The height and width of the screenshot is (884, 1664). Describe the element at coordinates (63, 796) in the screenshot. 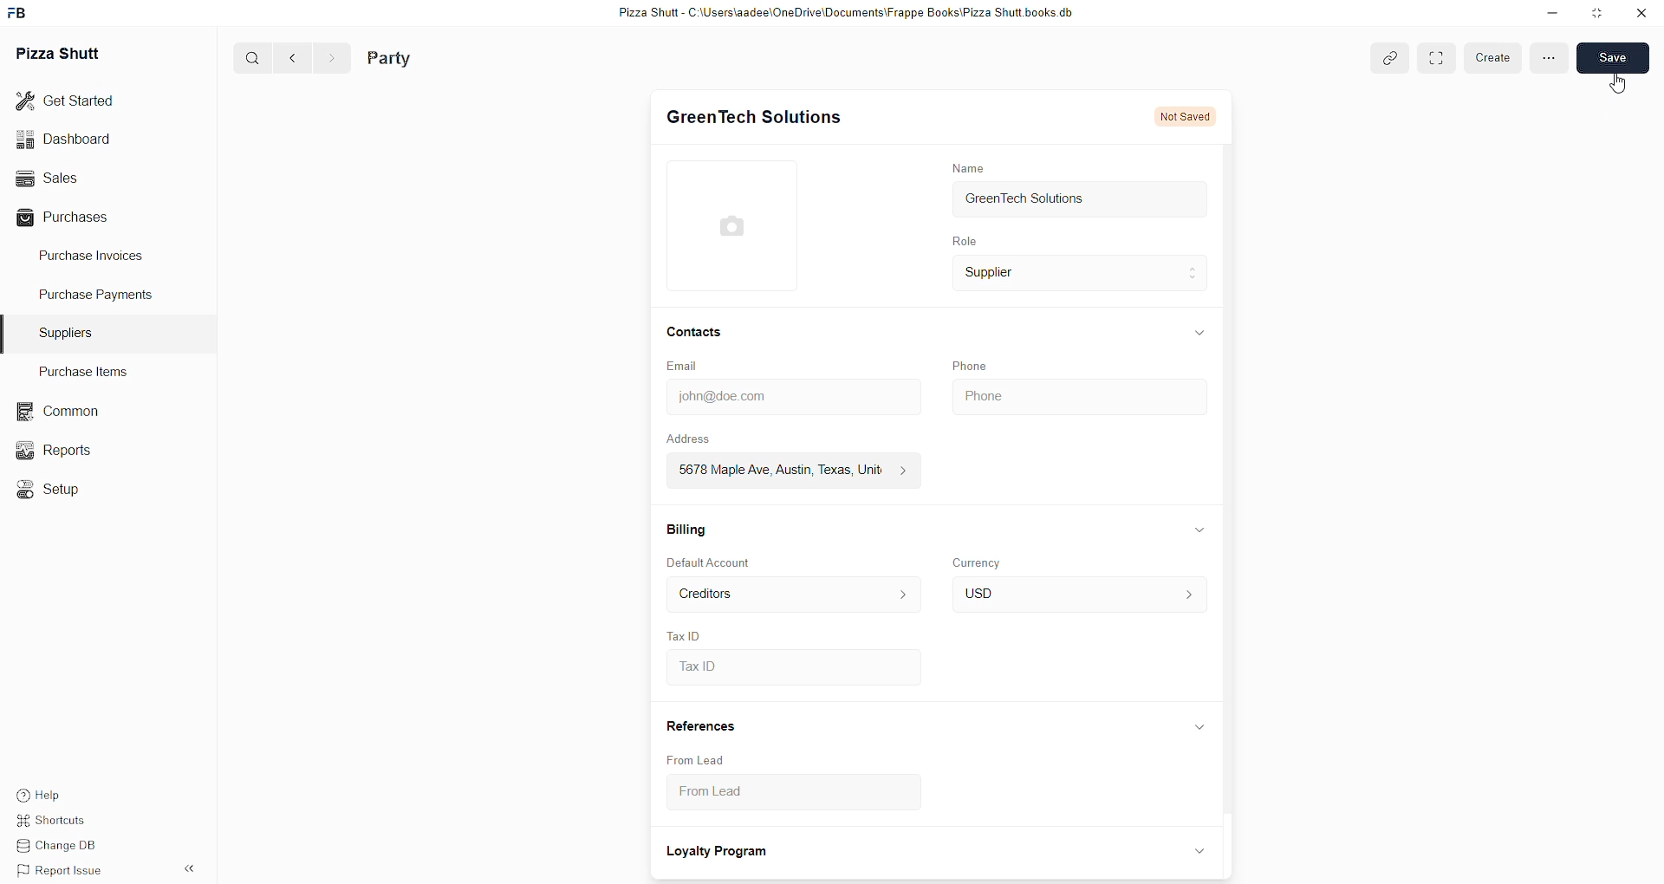

I see ` Help` at that location.